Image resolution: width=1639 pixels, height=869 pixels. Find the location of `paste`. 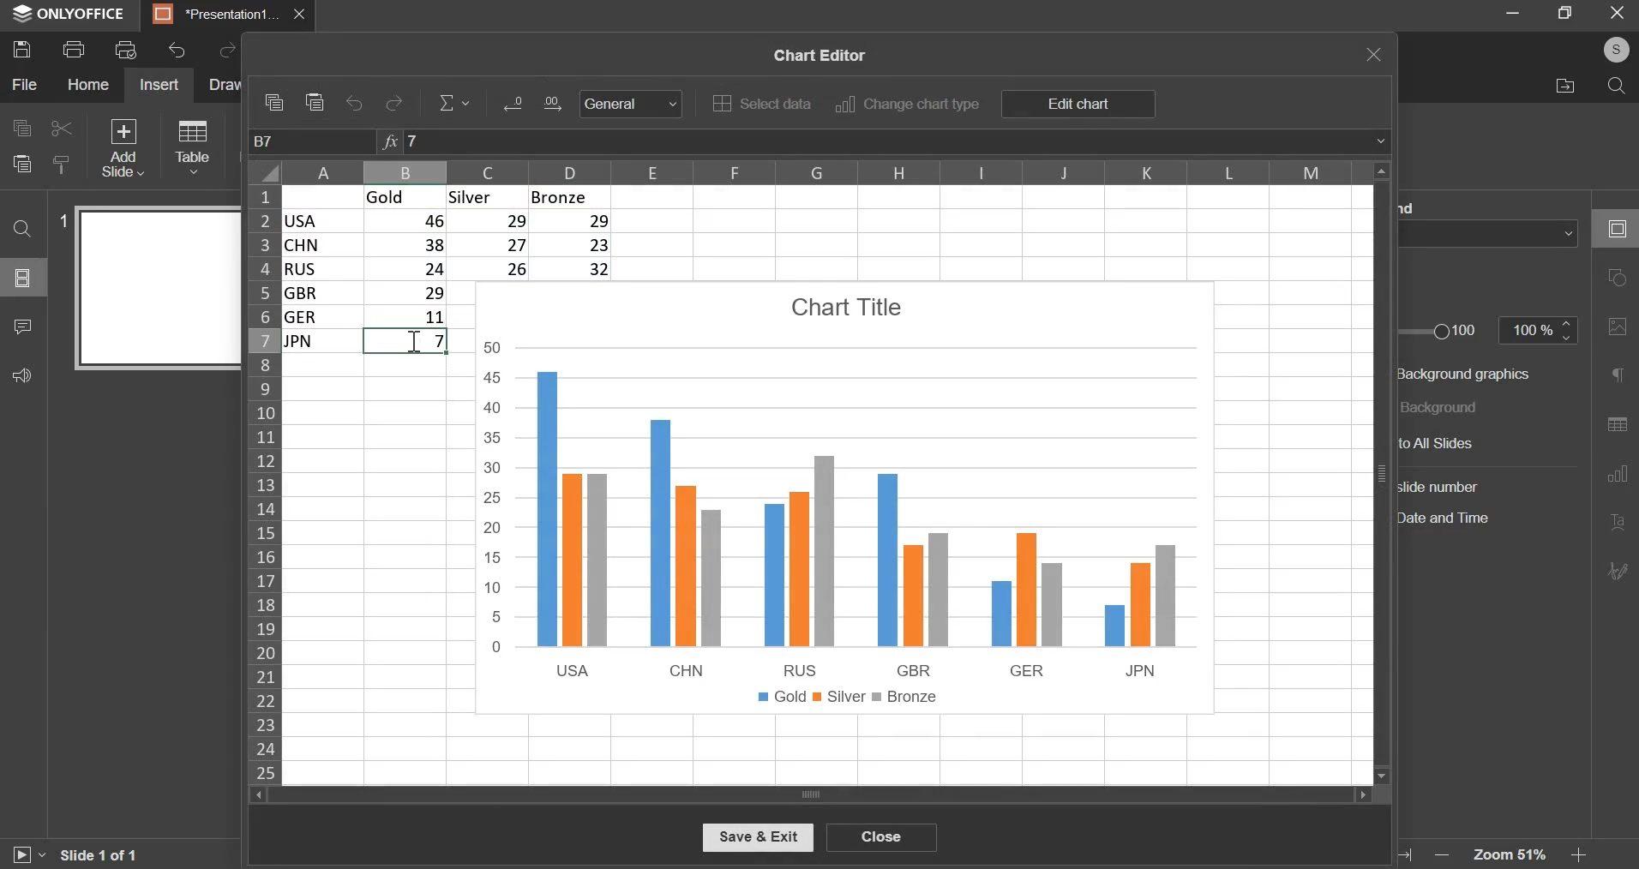

paste is located at coordinates (21, 165).